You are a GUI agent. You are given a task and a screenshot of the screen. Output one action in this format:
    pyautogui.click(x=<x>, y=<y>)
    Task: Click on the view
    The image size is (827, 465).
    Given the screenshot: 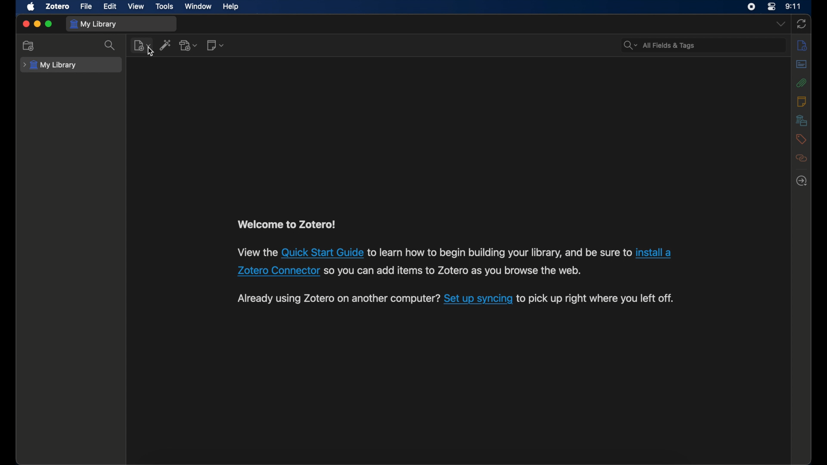 What is the action you would take?
    pyautogui.click(x=136, y=6)
    